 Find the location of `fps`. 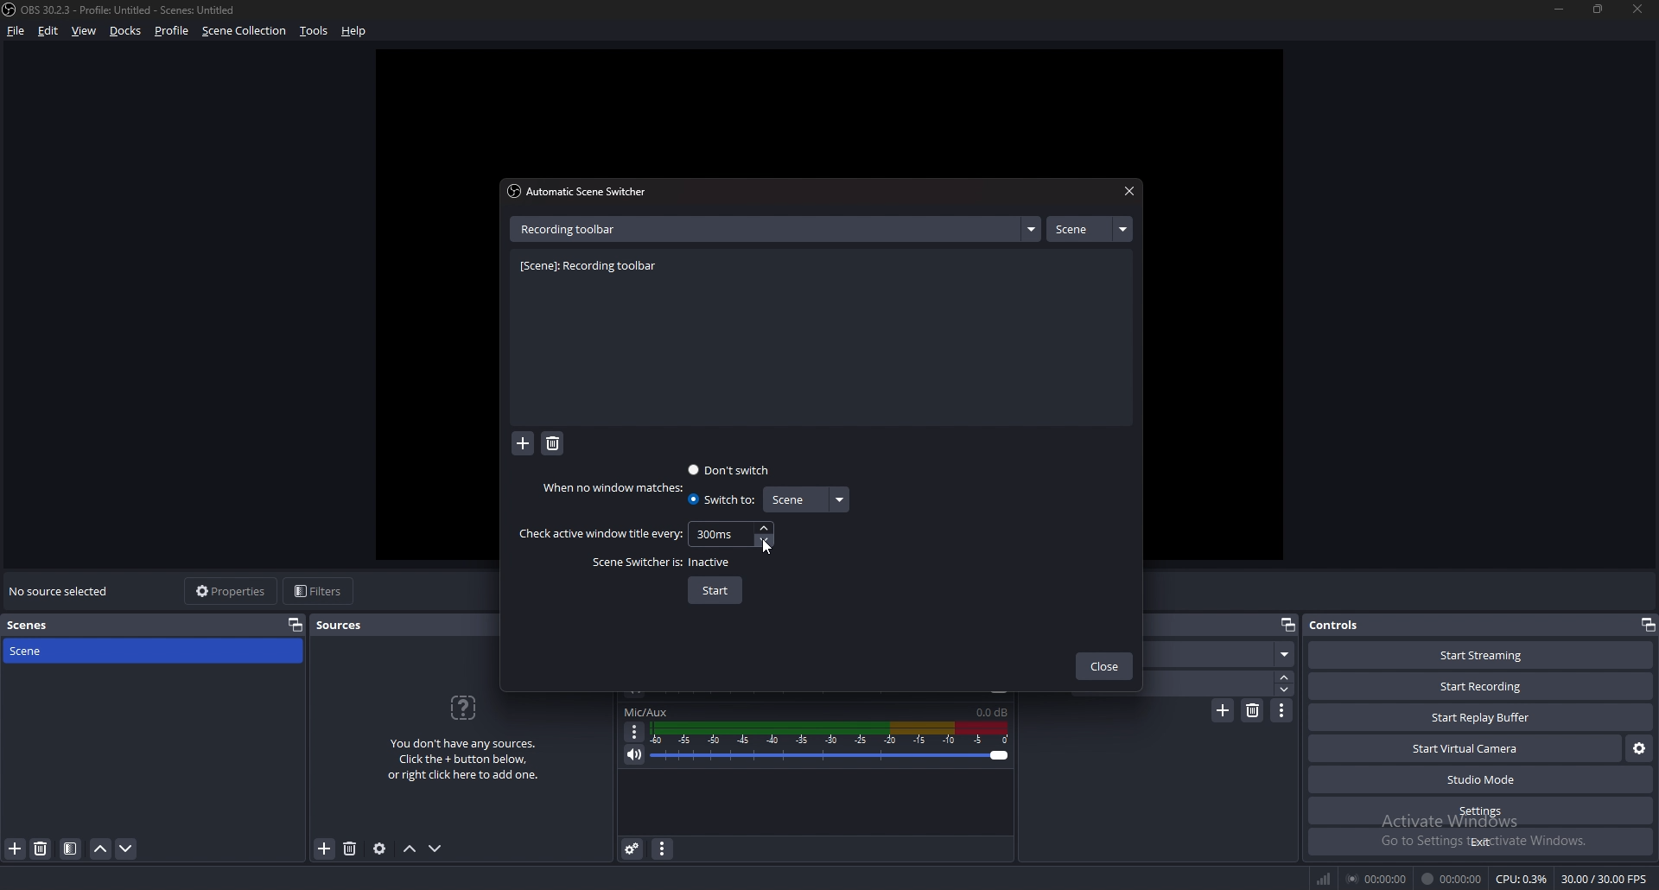

fps is located at coordinates (1606, 879).